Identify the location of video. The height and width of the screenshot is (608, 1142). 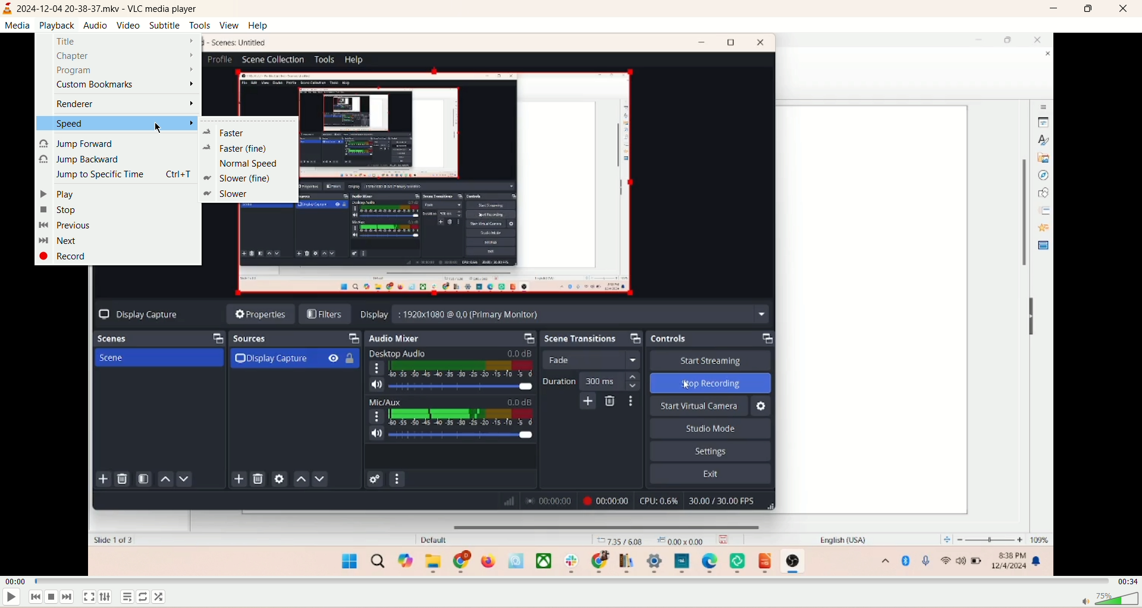
(128, 26).